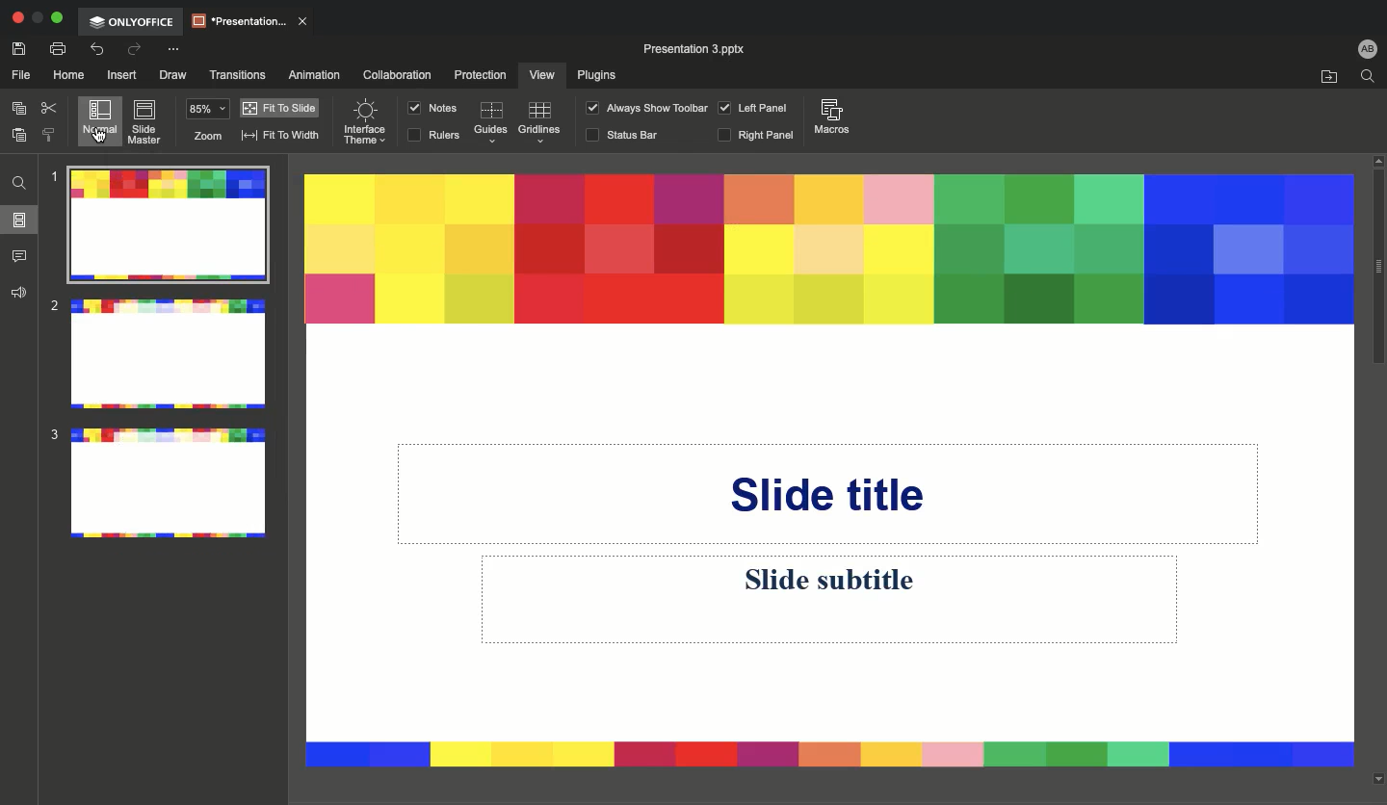  What do you see at coordinates (1366, 47) in the screenshot?
I see `User` at bounding box center [1366, 47].